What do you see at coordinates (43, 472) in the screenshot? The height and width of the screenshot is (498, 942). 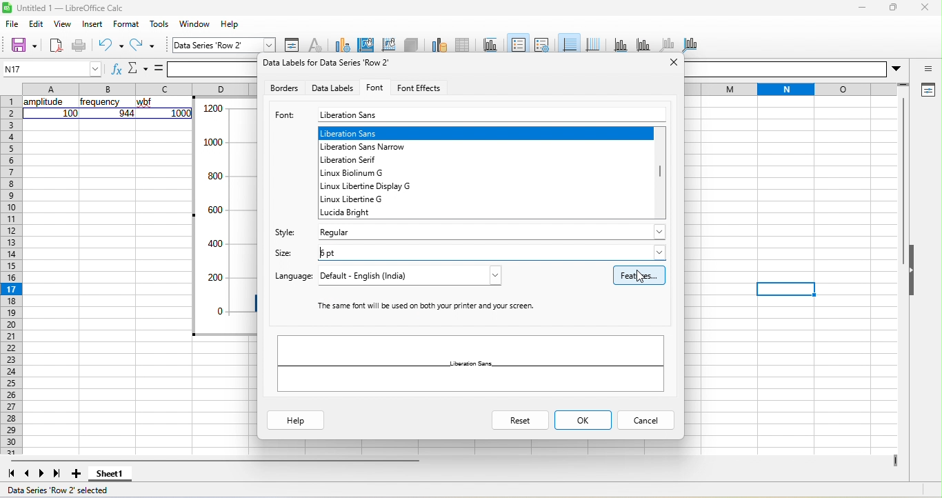 I see `next sheet` at bounding box center [43, 472].